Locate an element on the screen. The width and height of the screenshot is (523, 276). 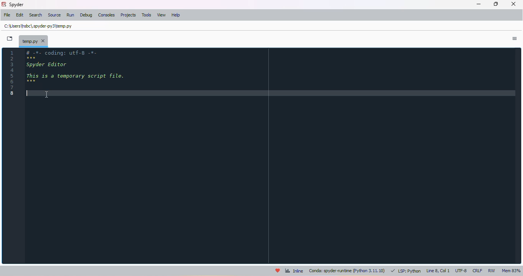
help spyder! is located at coordinates (278, 270).